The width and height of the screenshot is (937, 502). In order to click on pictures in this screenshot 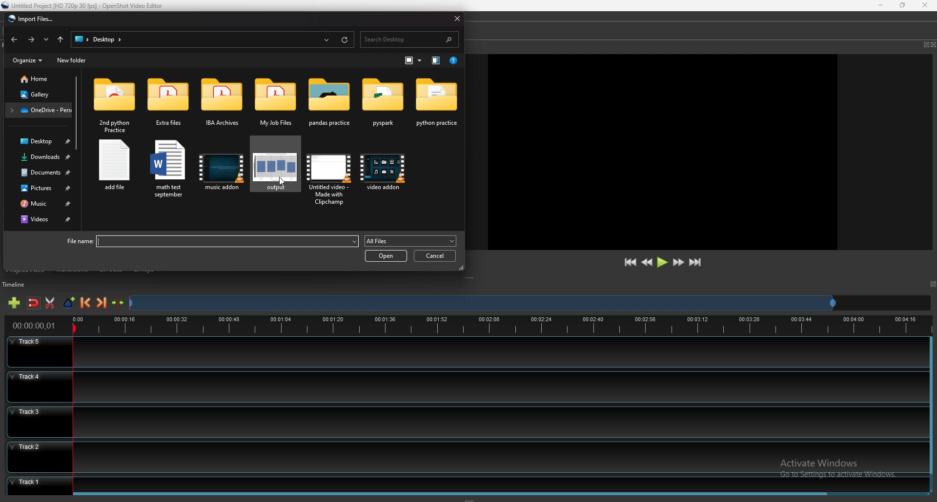, I will do `click(42, 188)`.